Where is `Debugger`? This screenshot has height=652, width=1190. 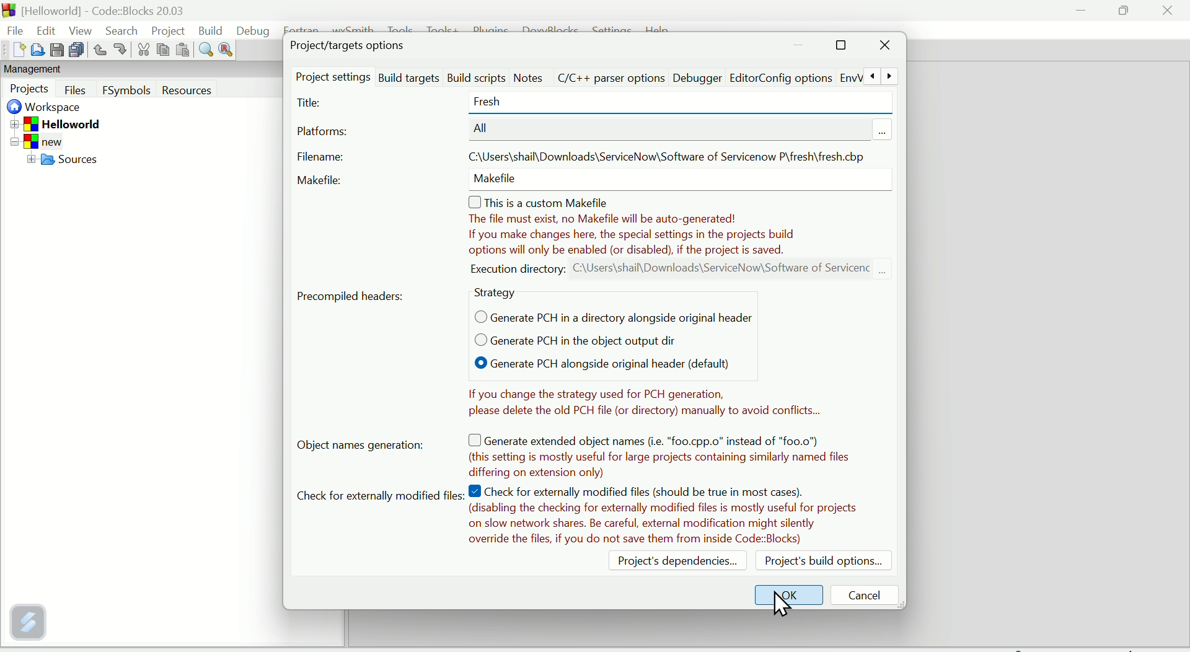
Debugger is located at coordinates (696, 78).